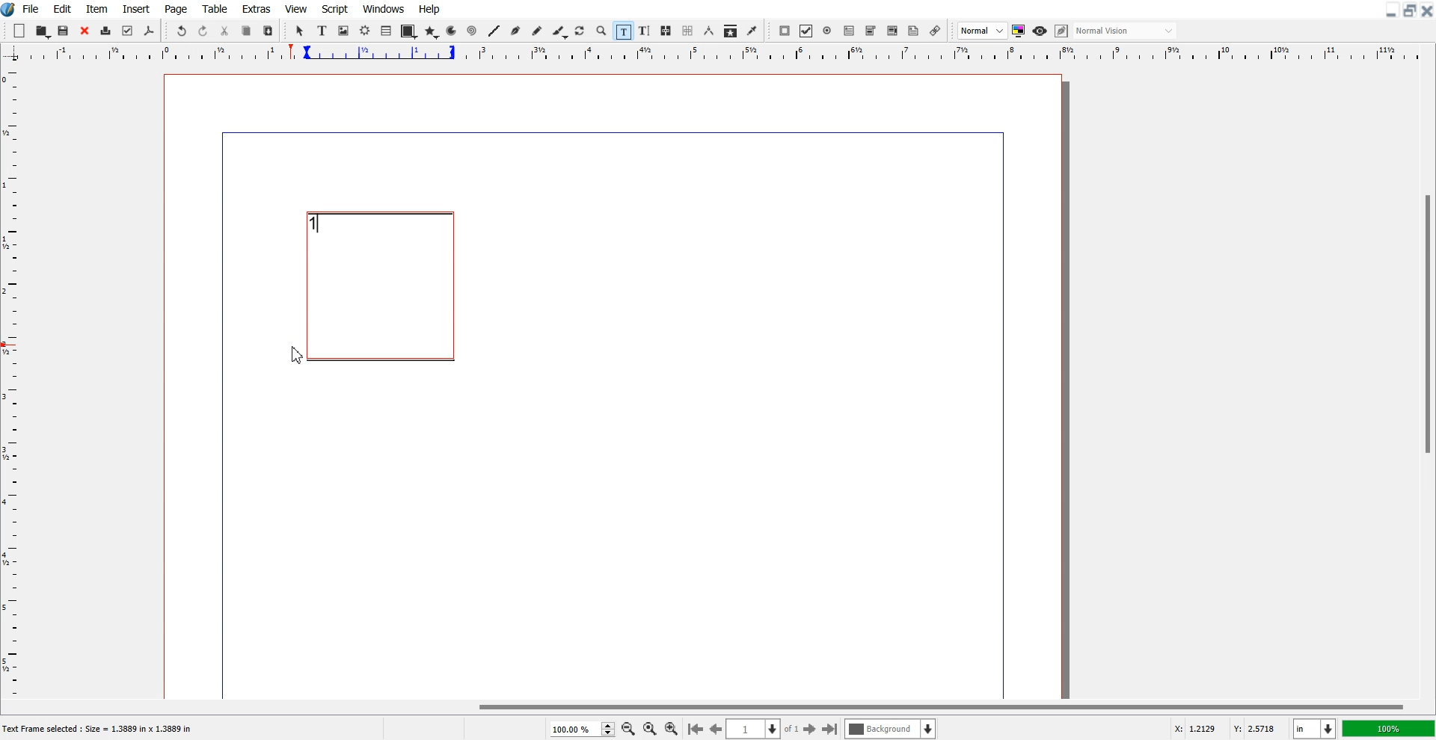 This screenshot has height=740, width=1436. What do you see at coordinates (718, 705) in the screenshot?
I see `Horizontal scroll bar` at bounding box center [718, 705].